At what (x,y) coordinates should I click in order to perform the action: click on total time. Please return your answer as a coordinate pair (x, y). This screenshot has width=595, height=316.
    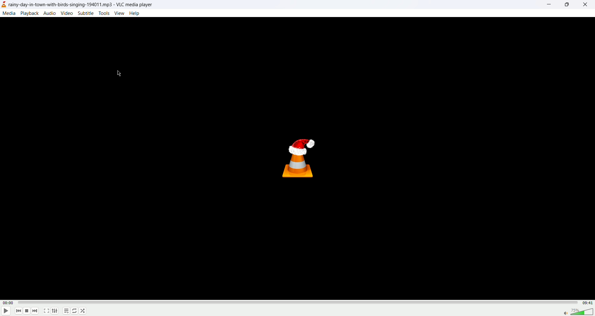
    Looking at the image, I should click on (585, 302).